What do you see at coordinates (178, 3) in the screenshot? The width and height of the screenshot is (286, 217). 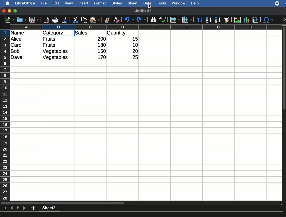 I see `window` at bounding box center [178, 3].